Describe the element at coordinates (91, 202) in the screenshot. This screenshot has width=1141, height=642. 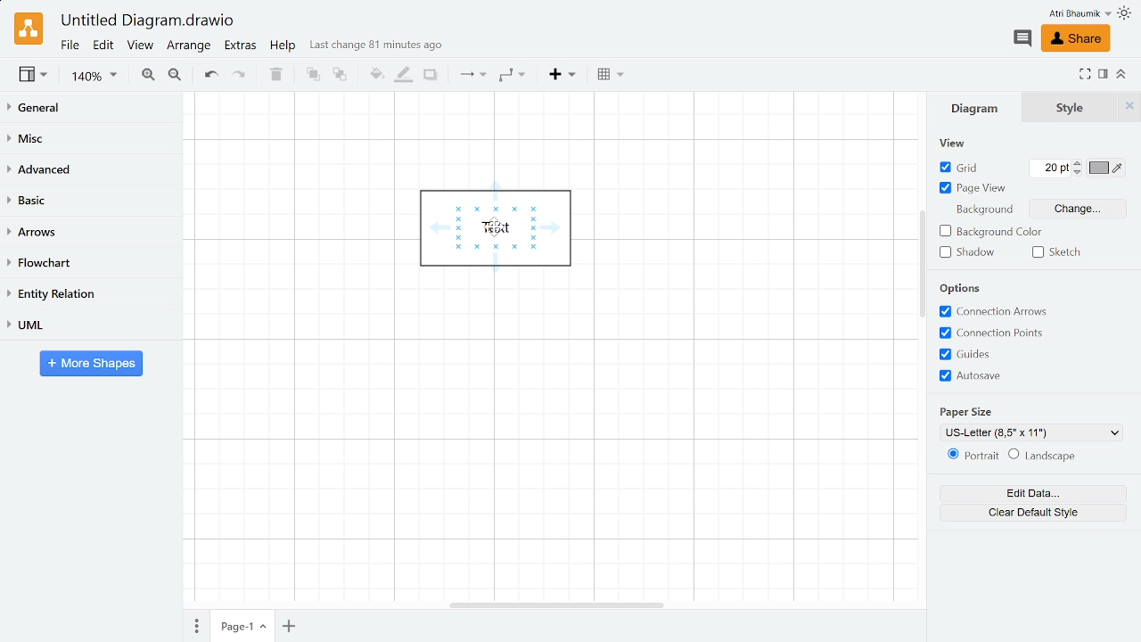
I see `basic` at that location.